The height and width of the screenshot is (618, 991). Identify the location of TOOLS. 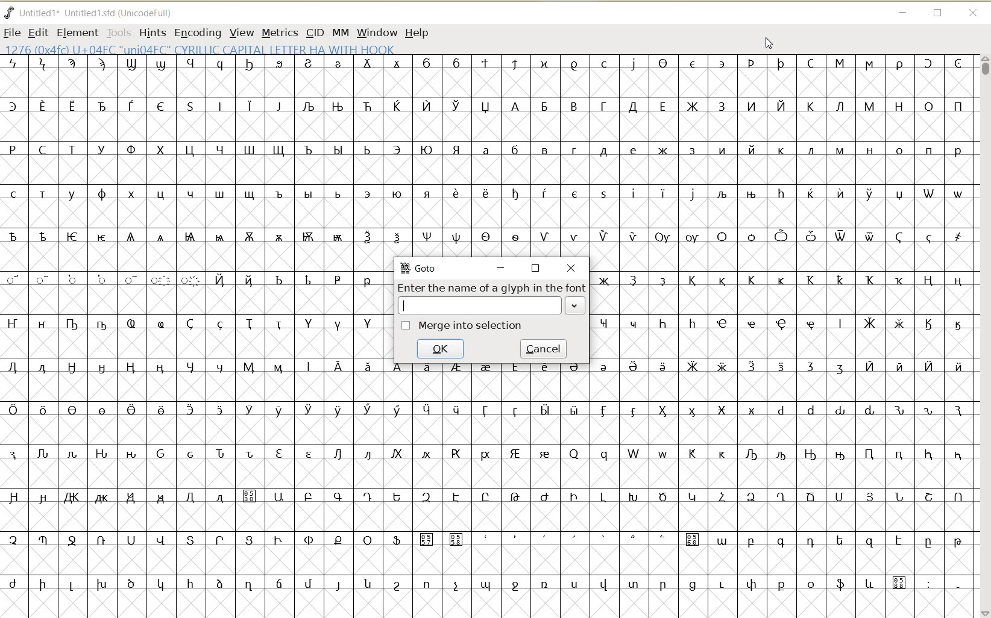
(119, 32).